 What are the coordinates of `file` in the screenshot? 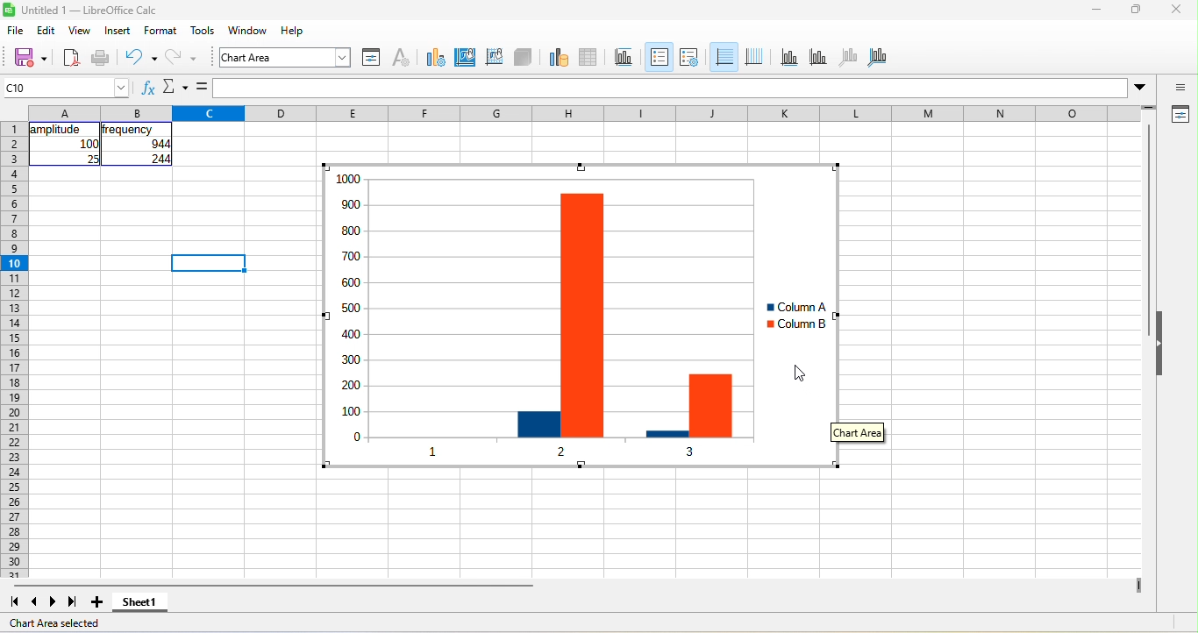 It's located at (16, 30).